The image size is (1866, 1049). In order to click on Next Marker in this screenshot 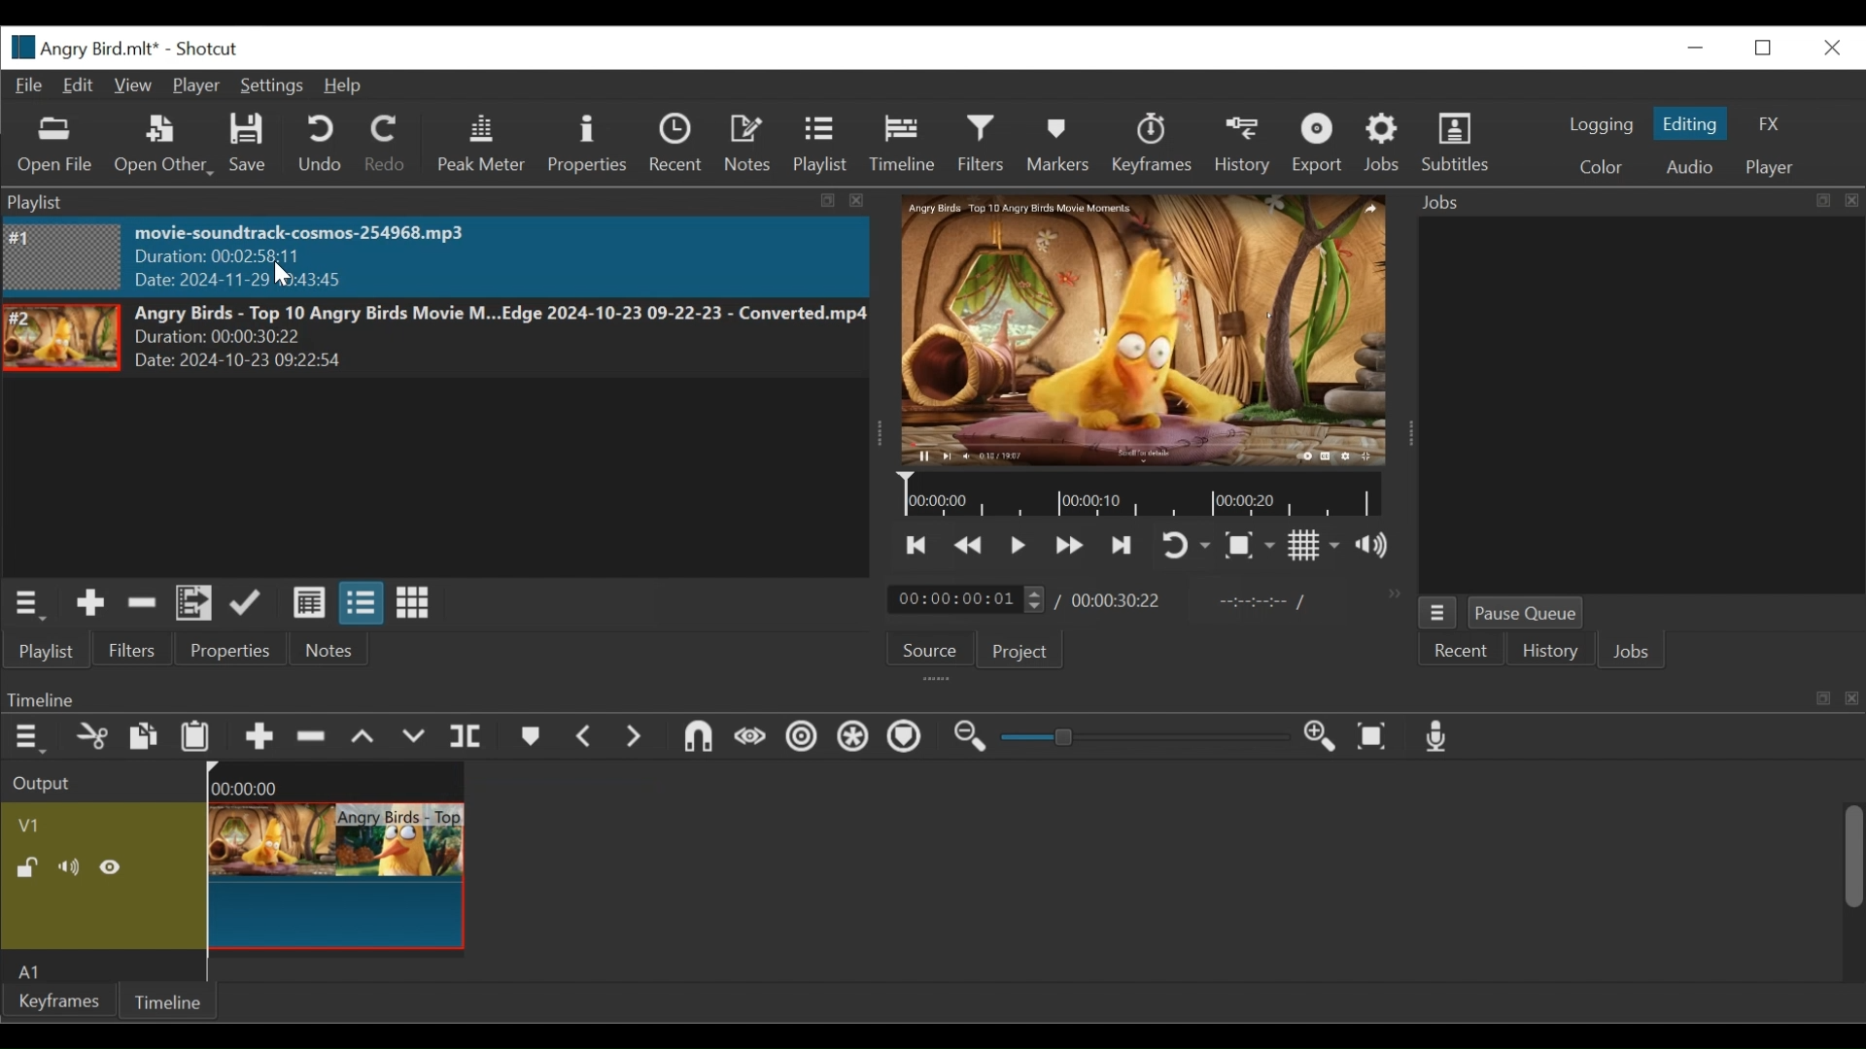, I will do `click(631, 737)`.